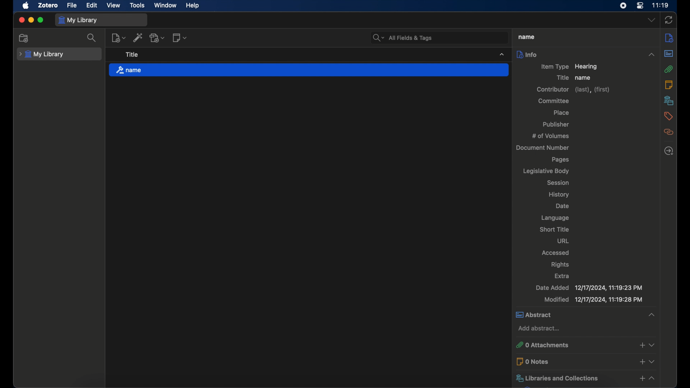 This screenshot has width=690, height=388. Describe the element at coordinates (72, 6) in the screenshot. I see `file` at that location.